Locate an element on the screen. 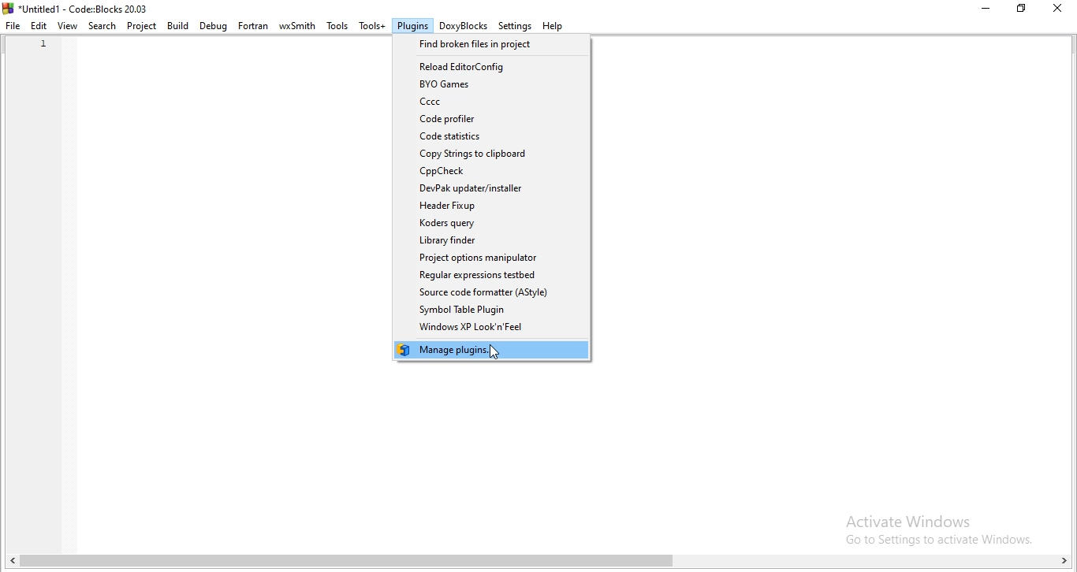 Image resolution: width=1077 pixels, height=572 pixels. Help is located at coordinates (553, 25).